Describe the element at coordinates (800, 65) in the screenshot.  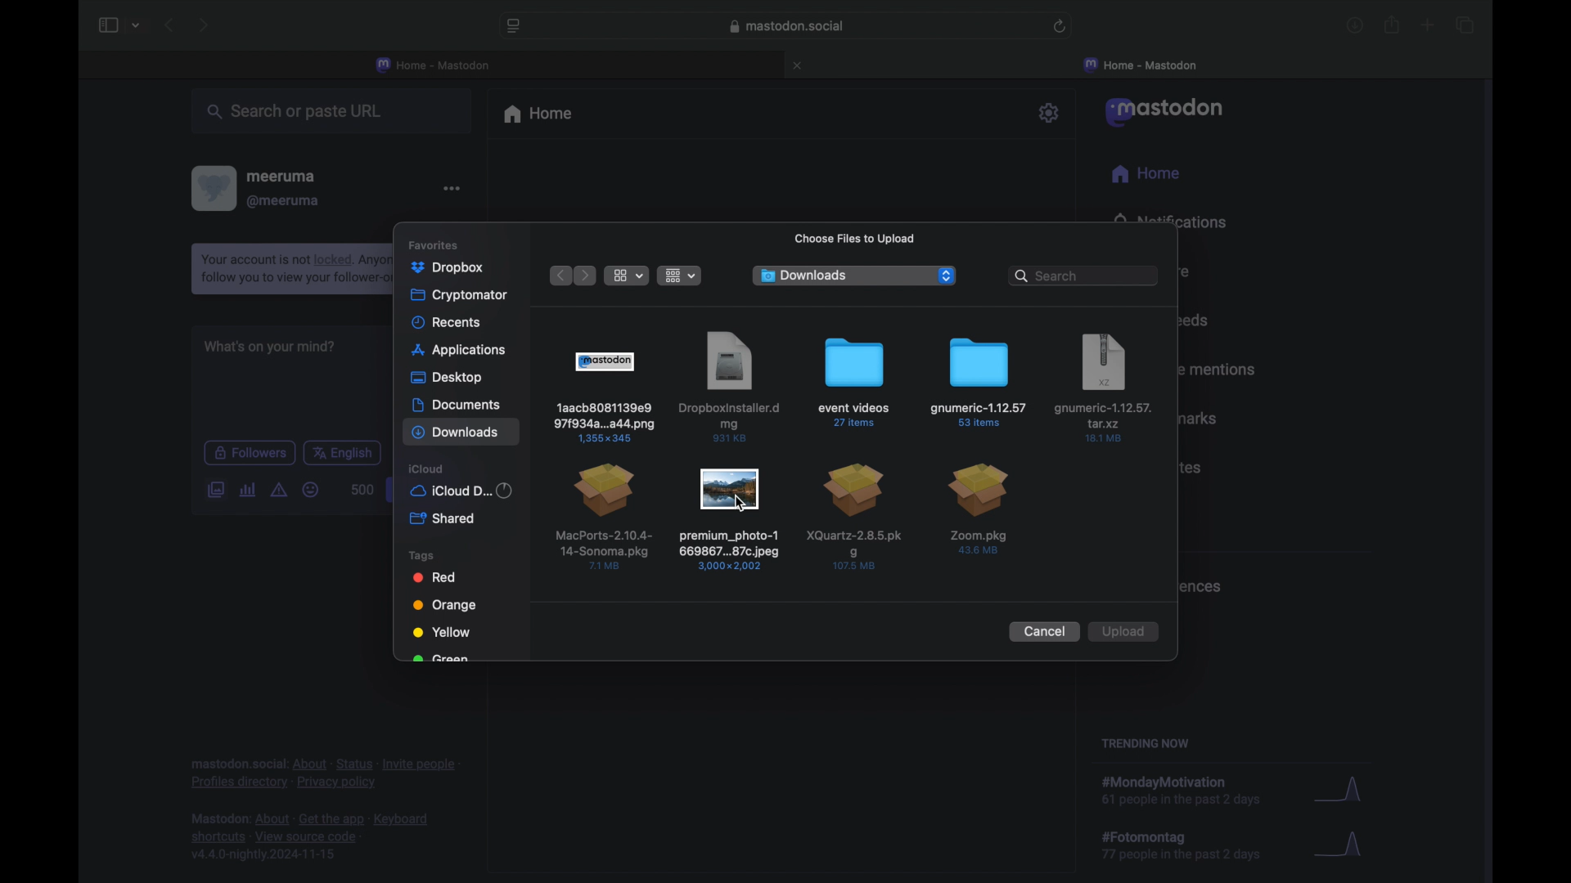
I see `close` at that location.